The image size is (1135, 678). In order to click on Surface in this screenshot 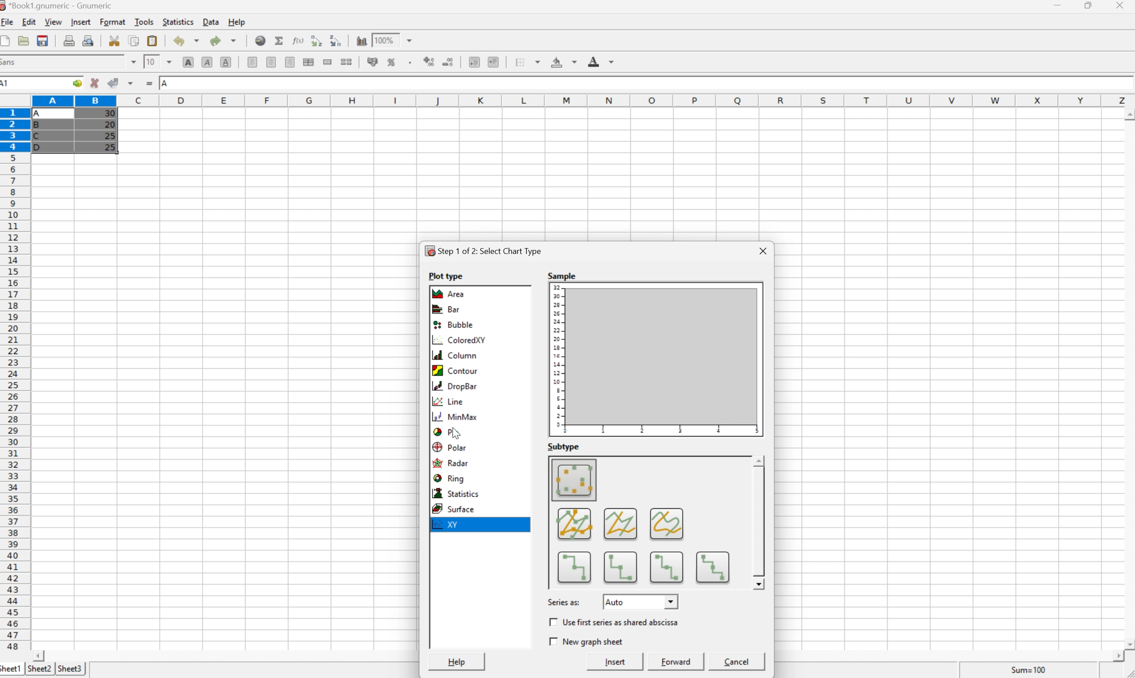, I will do `click(453, 509)`.